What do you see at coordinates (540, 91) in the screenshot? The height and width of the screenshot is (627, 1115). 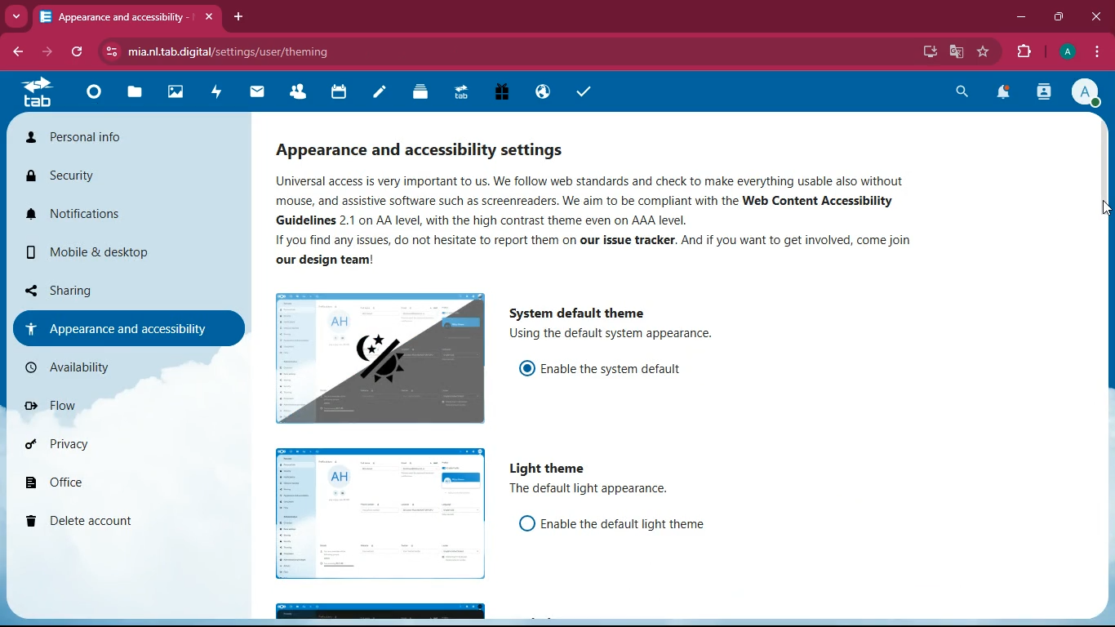 I see `public` at bounding box center [540, 91].